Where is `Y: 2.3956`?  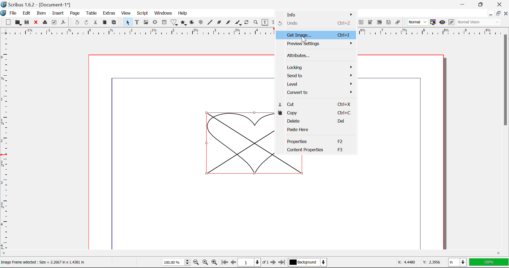 Y: 2.3956 is located at coordinates (431, 262).